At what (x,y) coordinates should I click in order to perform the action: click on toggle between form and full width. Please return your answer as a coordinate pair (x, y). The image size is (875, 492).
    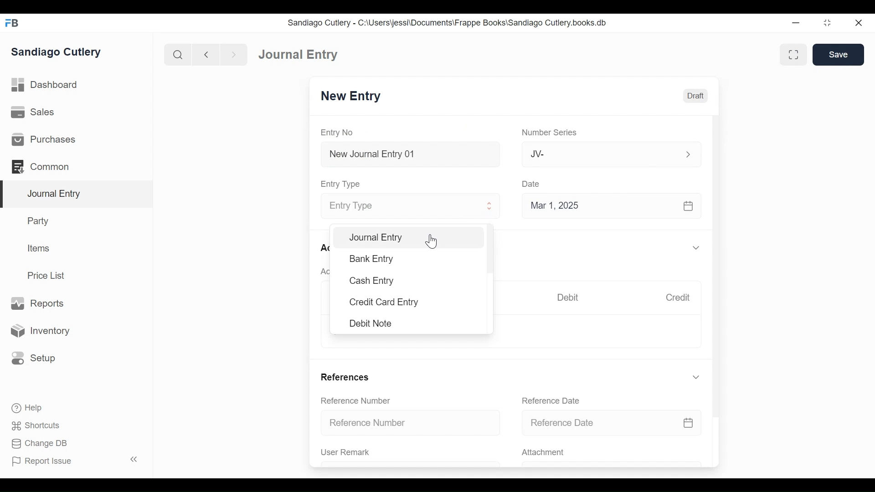
    Looking at the image, I should click on (795, 55).